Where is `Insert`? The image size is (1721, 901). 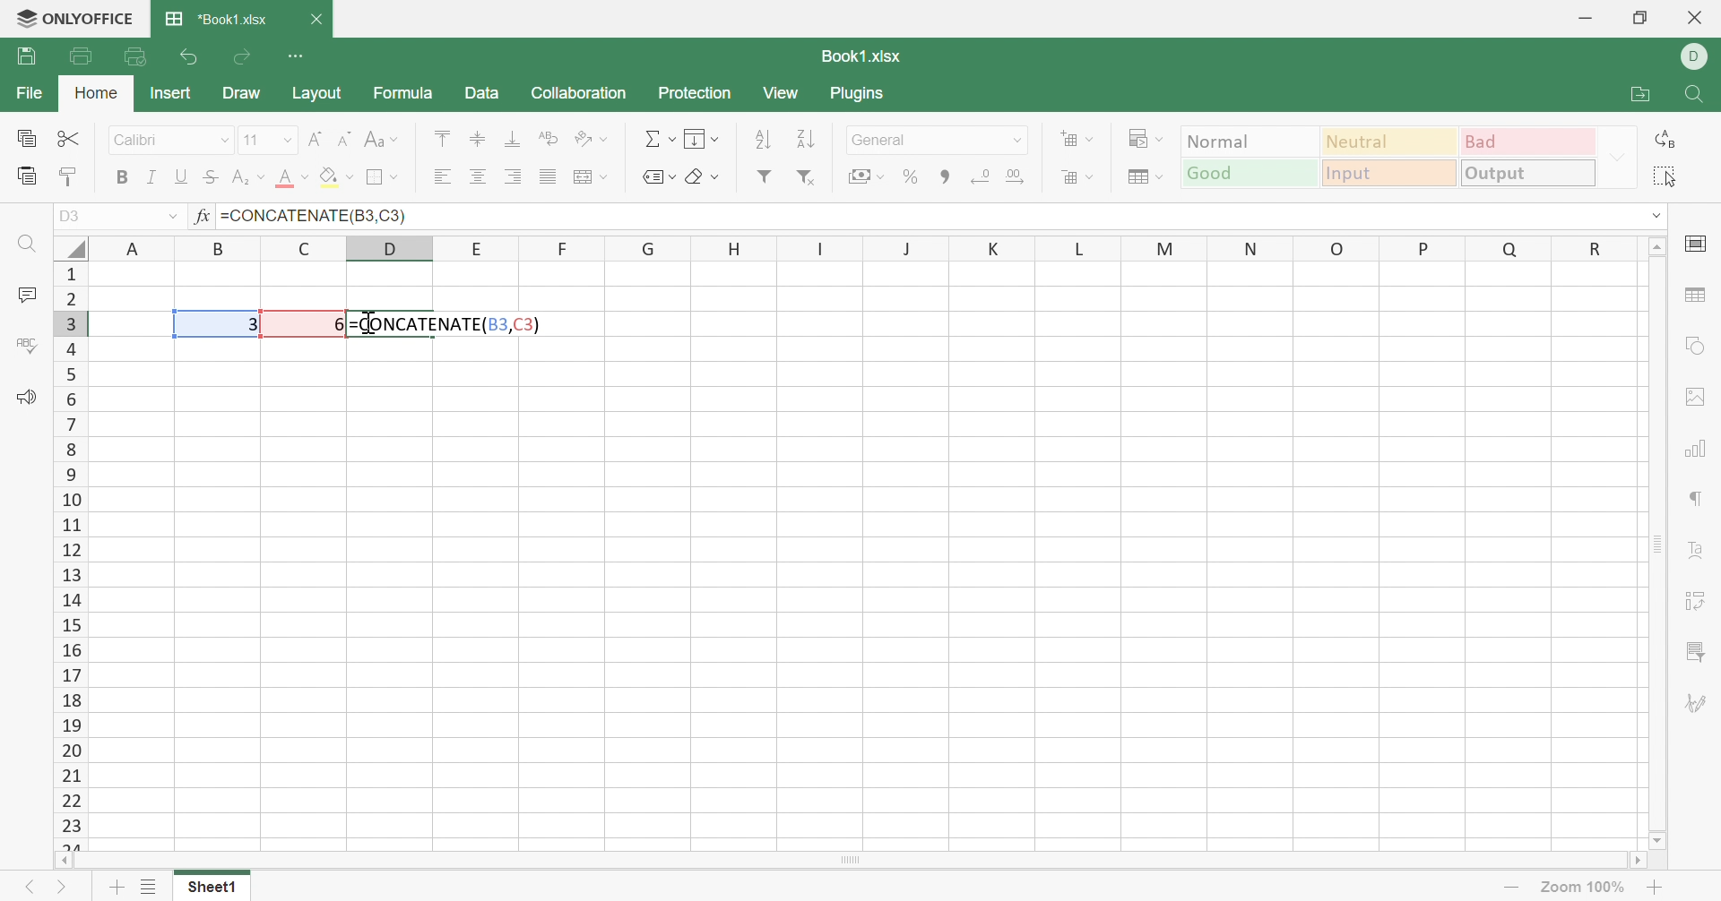
Insert is located at coordinates (175, 93).